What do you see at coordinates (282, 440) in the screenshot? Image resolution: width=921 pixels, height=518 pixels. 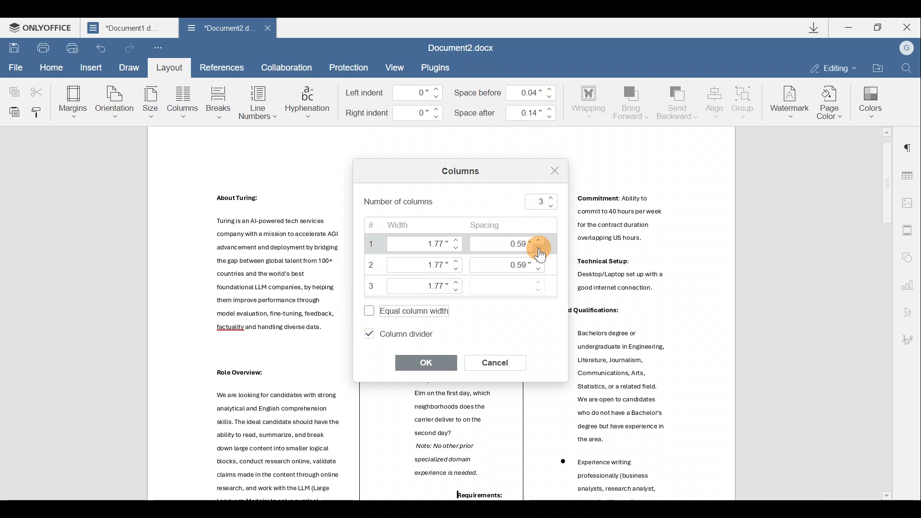 I see `` at bounding box center [282, 440].